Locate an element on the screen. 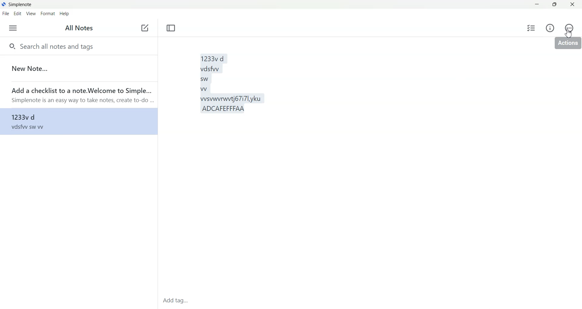 The width and height of the screenshot is (582, 309). View is located at coordinates (30, 14).